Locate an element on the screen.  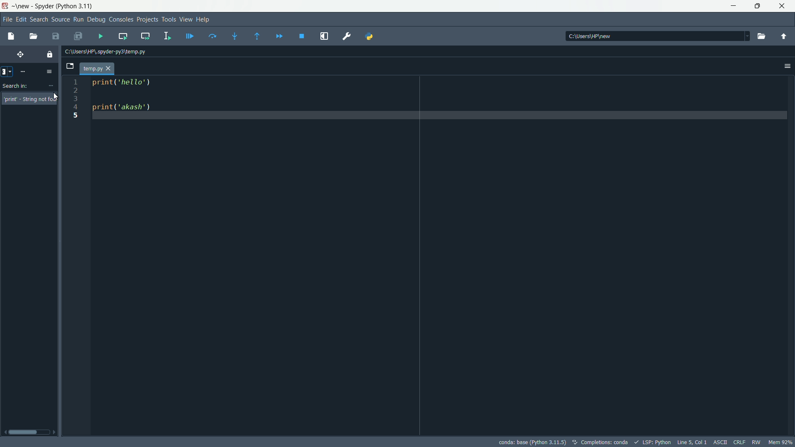
browse directory is located at coordinates (760, 36).